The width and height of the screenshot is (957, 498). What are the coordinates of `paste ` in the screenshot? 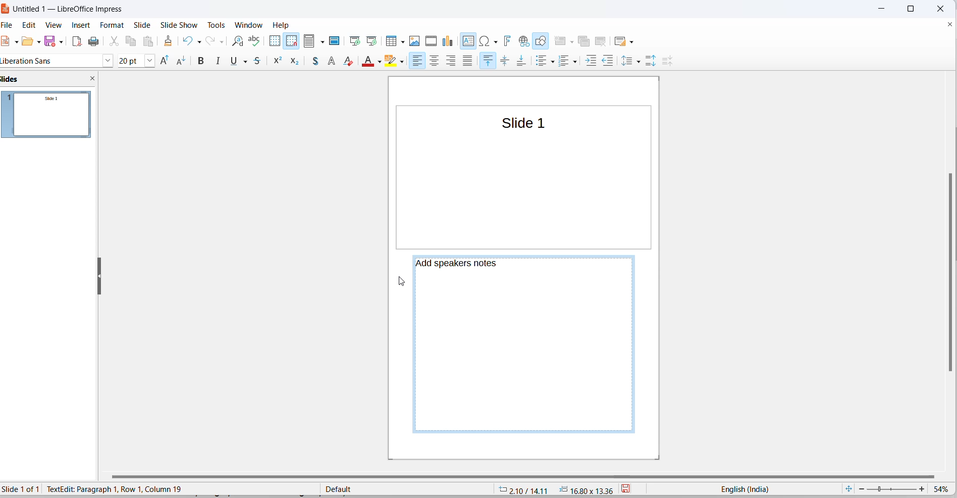 It's located at (150, 41).